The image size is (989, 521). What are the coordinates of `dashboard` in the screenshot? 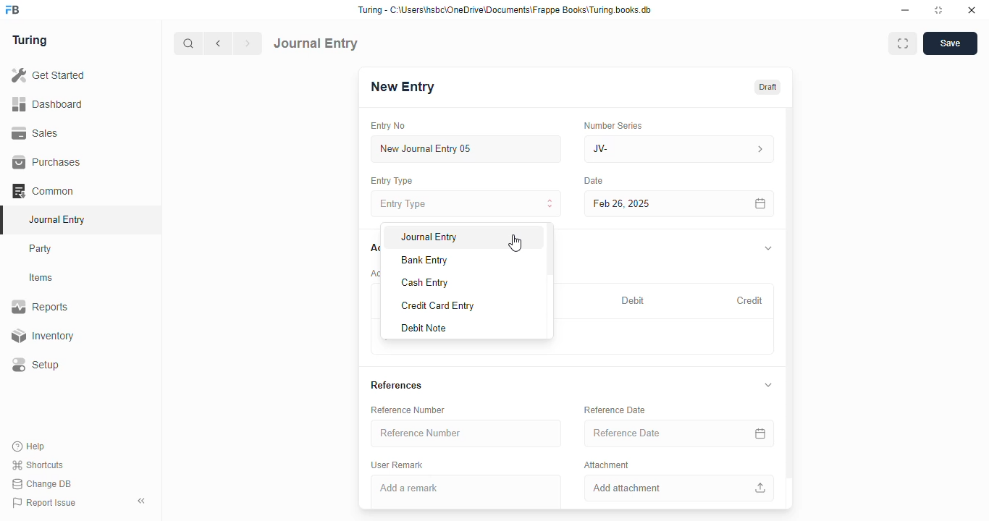 It's located at (48, 103).